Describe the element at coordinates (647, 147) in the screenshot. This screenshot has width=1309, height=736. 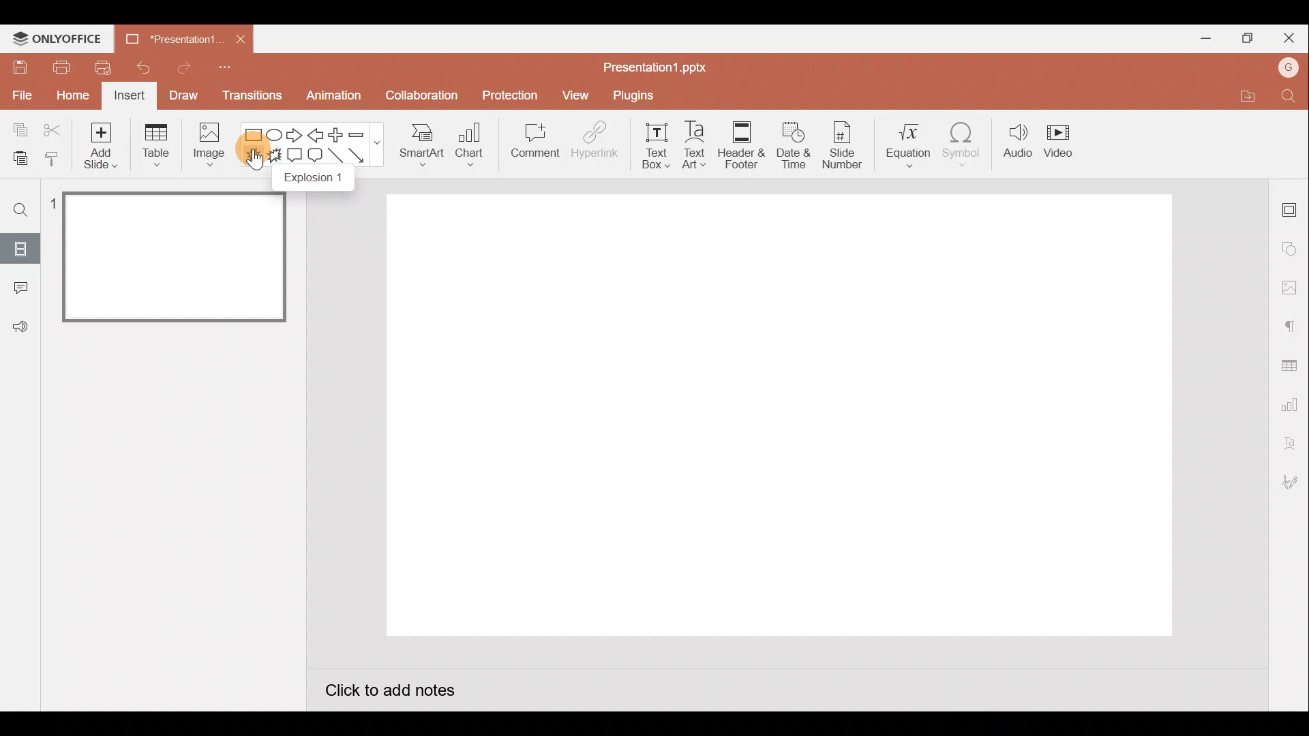
I see `Text box` at that location.